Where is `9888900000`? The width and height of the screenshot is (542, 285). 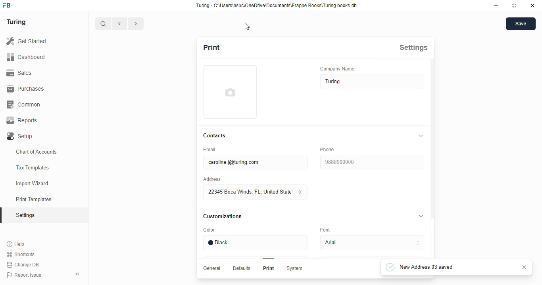 9888900000 is located at coordinates (372, 162).